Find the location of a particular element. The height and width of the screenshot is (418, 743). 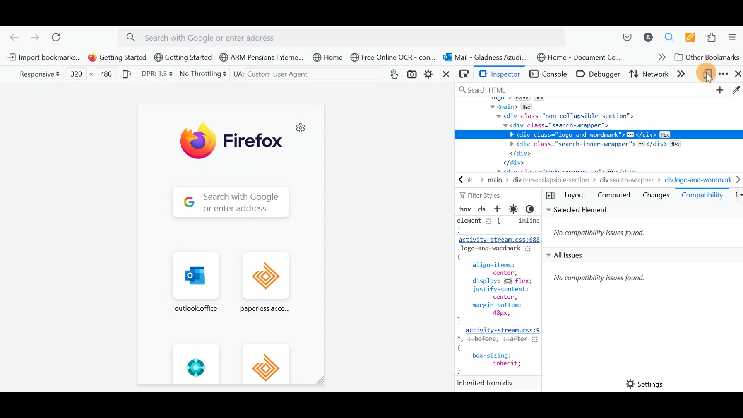

rotate is located at coordinates (125, 76).